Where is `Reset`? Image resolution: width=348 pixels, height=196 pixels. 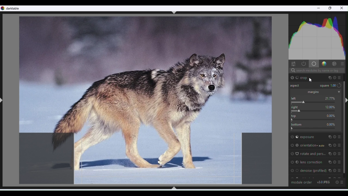 Reset is located at coordinates (337, 182).